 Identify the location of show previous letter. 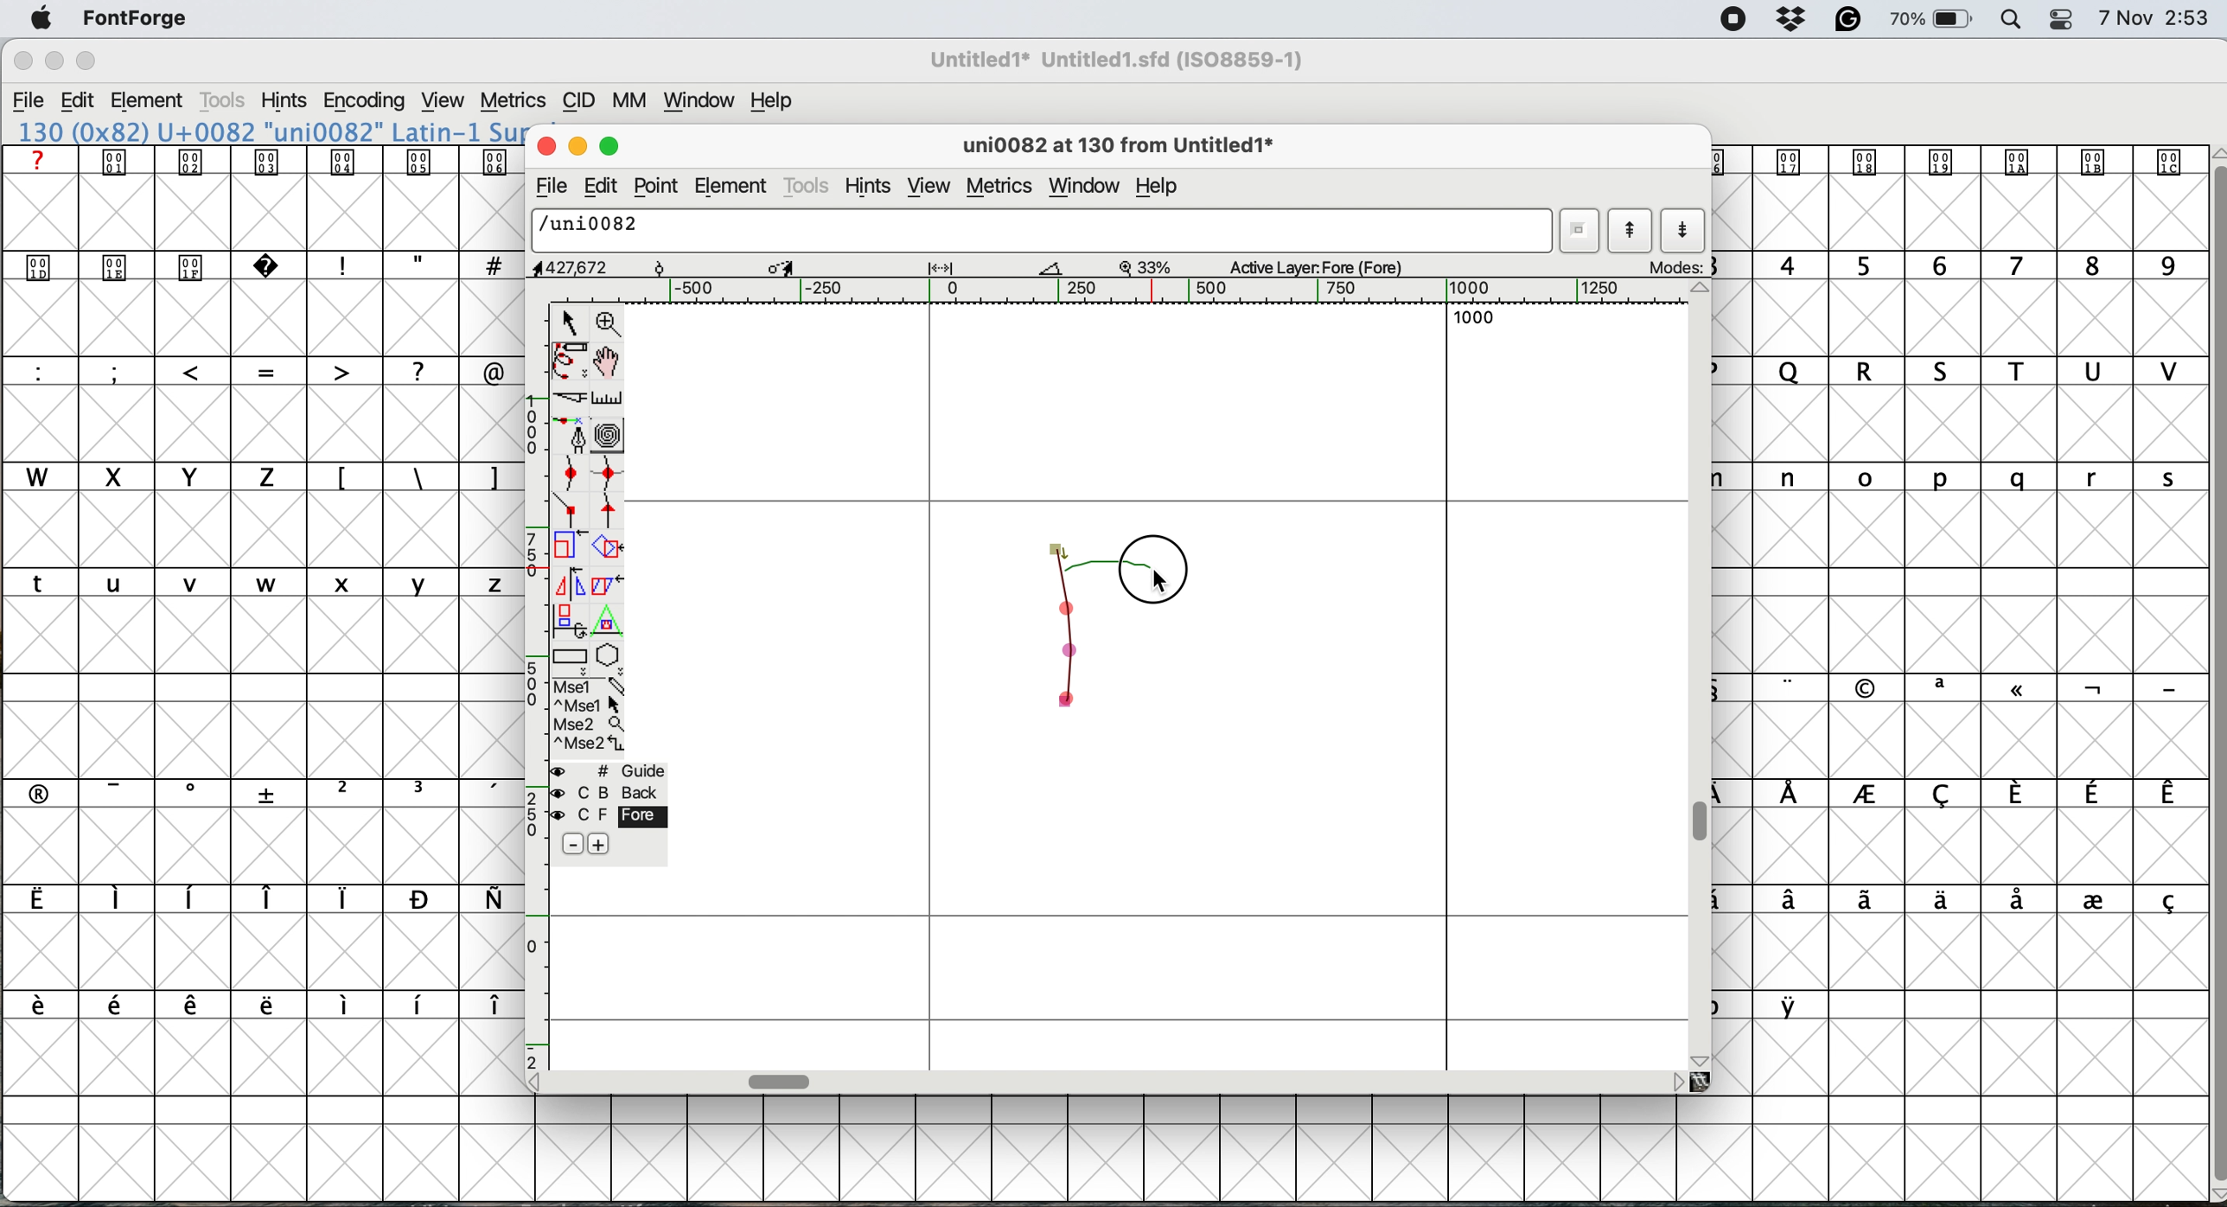
(1630, 230).